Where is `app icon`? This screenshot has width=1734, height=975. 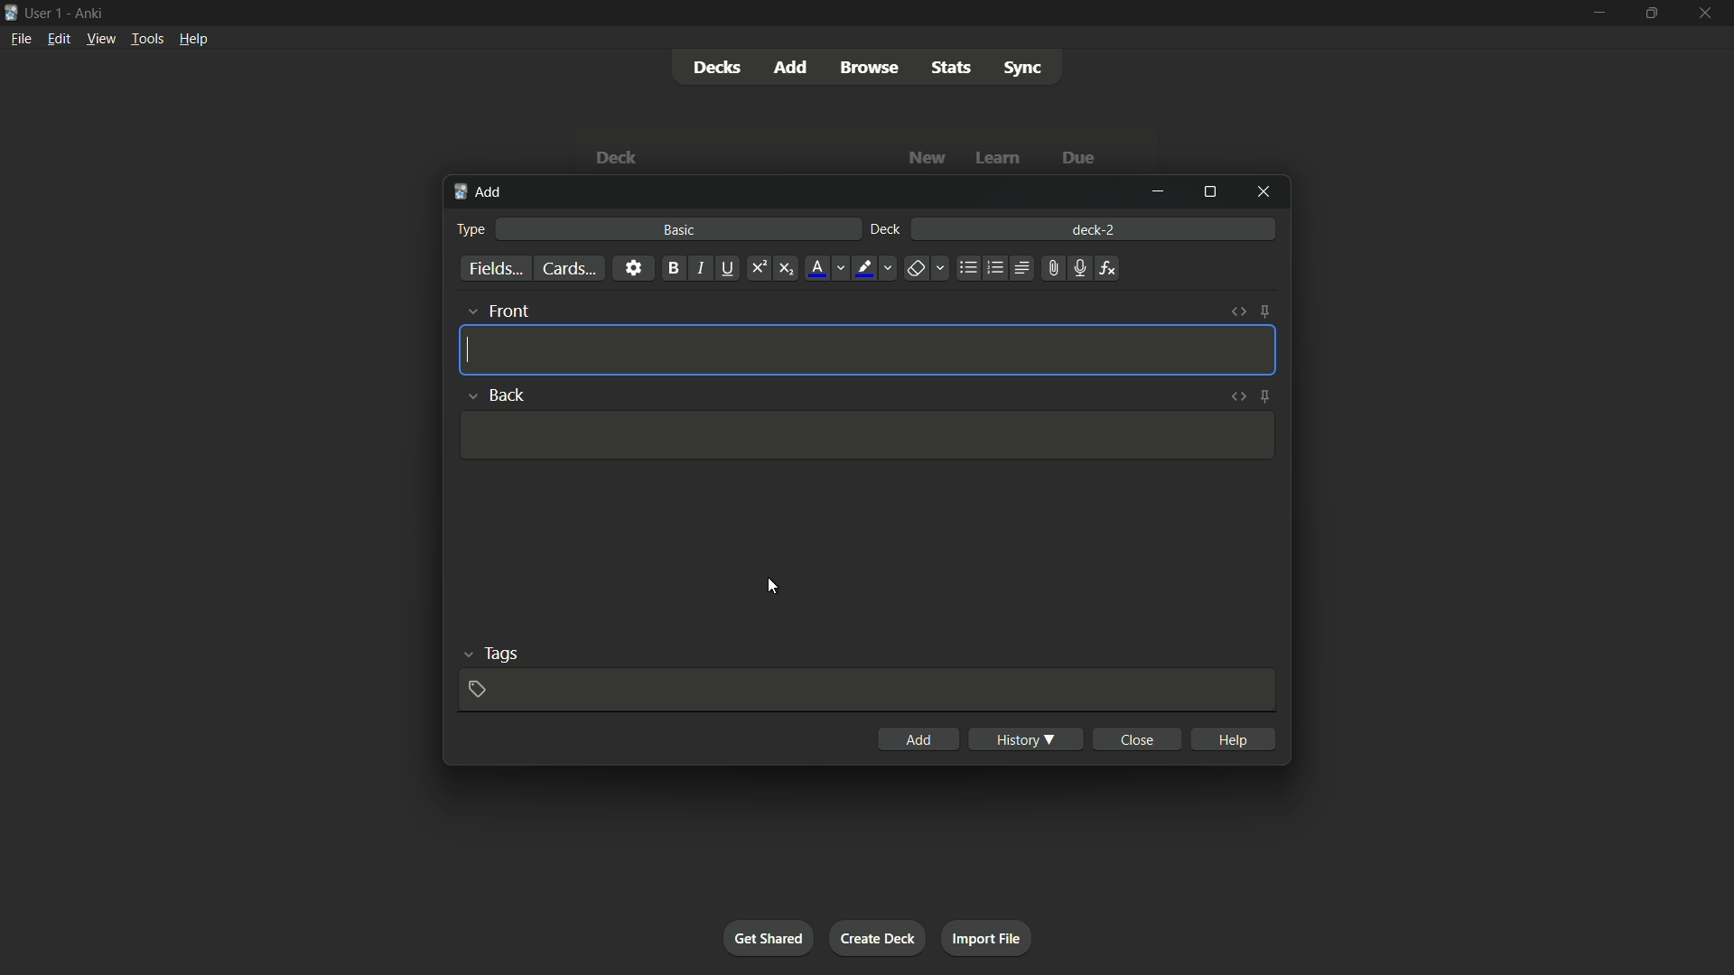
app icon is located at coordinates (10, 14).